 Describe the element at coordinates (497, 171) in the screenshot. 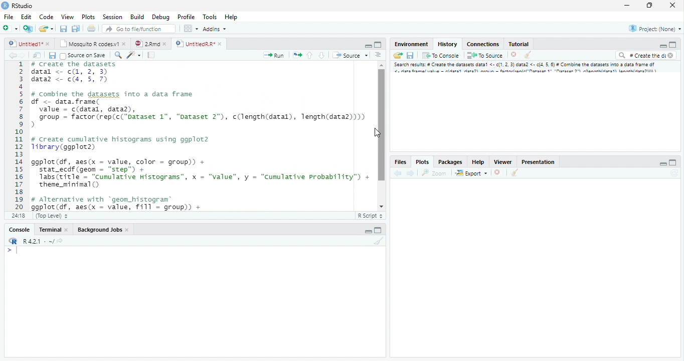

I see `Delete ` at that location.